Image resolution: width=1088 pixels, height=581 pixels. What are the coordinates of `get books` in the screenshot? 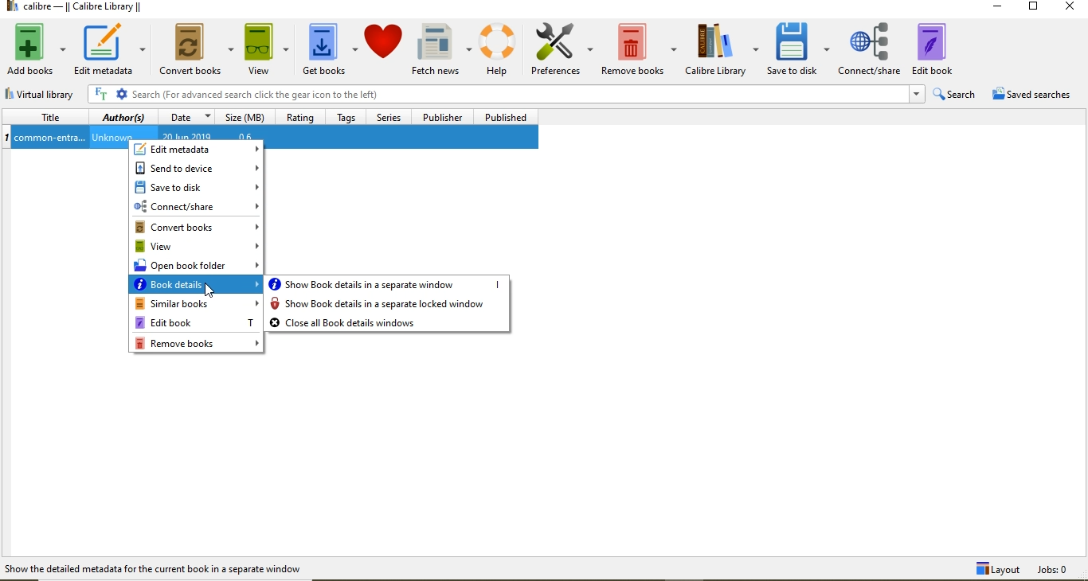 It's located at (330, 49).